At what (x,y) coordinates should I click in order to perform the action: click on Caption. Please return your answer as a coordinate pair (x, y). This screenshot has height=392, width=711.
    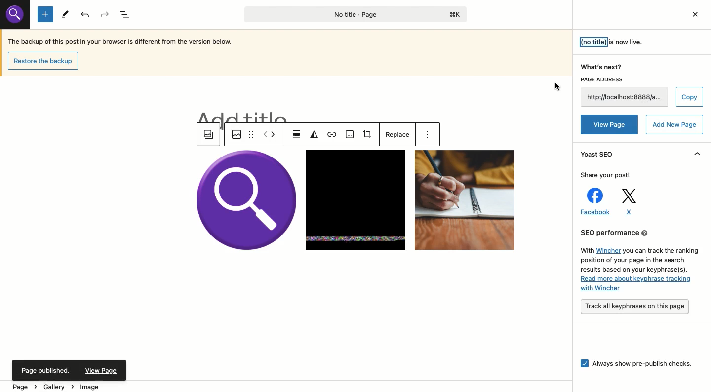
    Looking at the image, I should click on (350, 135).